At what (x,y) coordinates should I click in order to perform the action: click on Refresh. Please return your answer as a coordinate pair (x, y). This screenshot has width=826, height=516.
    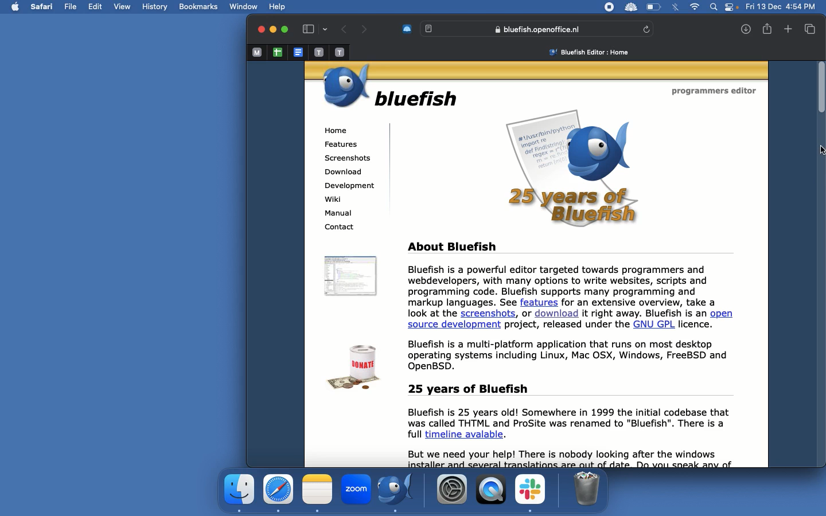
    Looking at the image, I should click on (647, 29).